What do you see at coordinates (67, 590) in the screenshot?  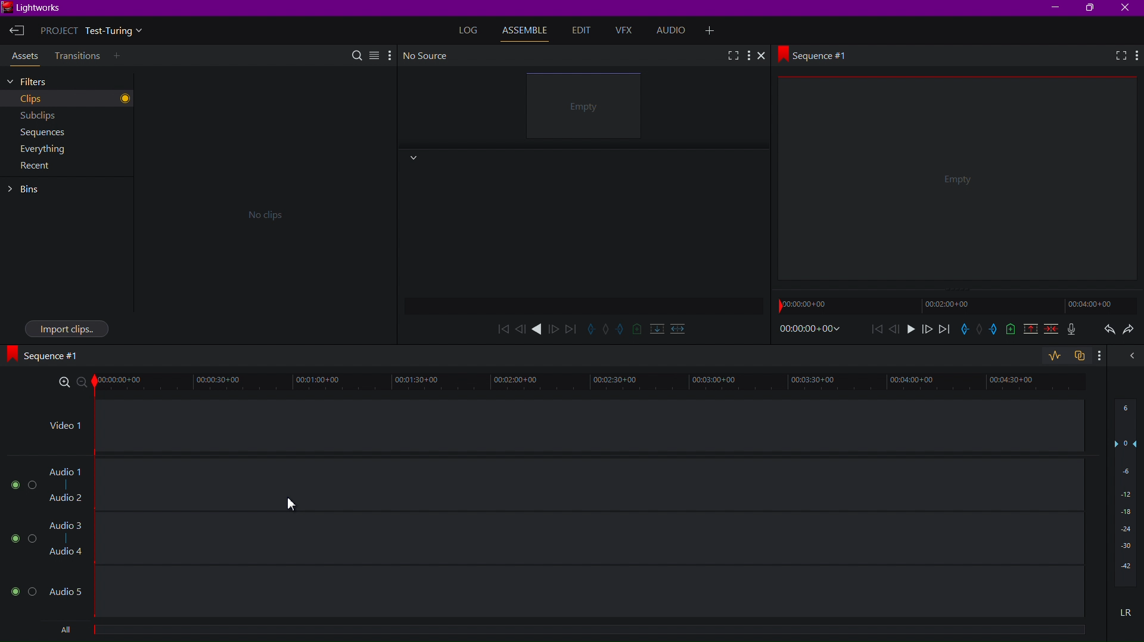 I see `Audio 5` at bounding box center [67, 590].